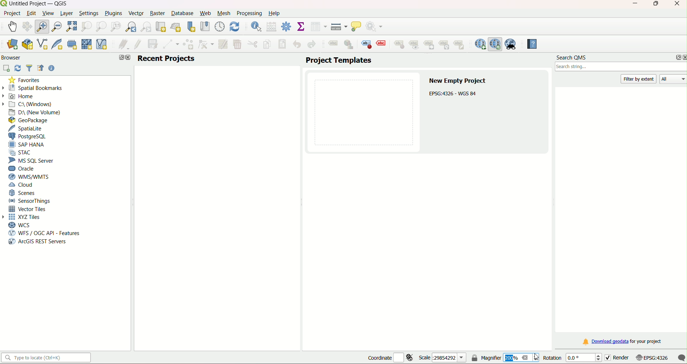  Describe the element at coordinates (676, 4) in the screenshot. I see `close` at that location.